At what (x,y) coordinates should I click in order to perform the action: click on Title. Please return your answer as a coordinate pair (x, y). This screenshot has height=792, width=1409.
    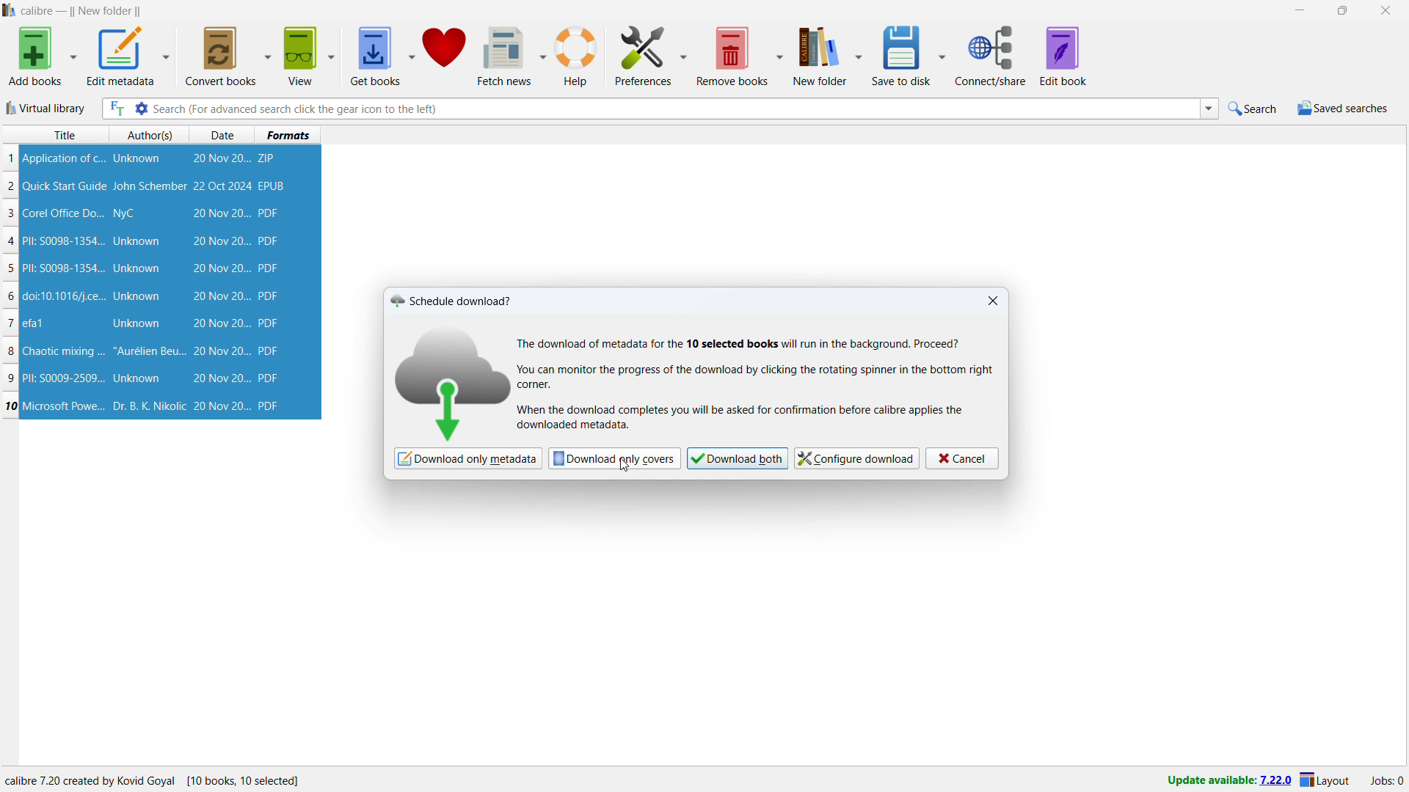
    Looking at the image, I should click on (65, 135).